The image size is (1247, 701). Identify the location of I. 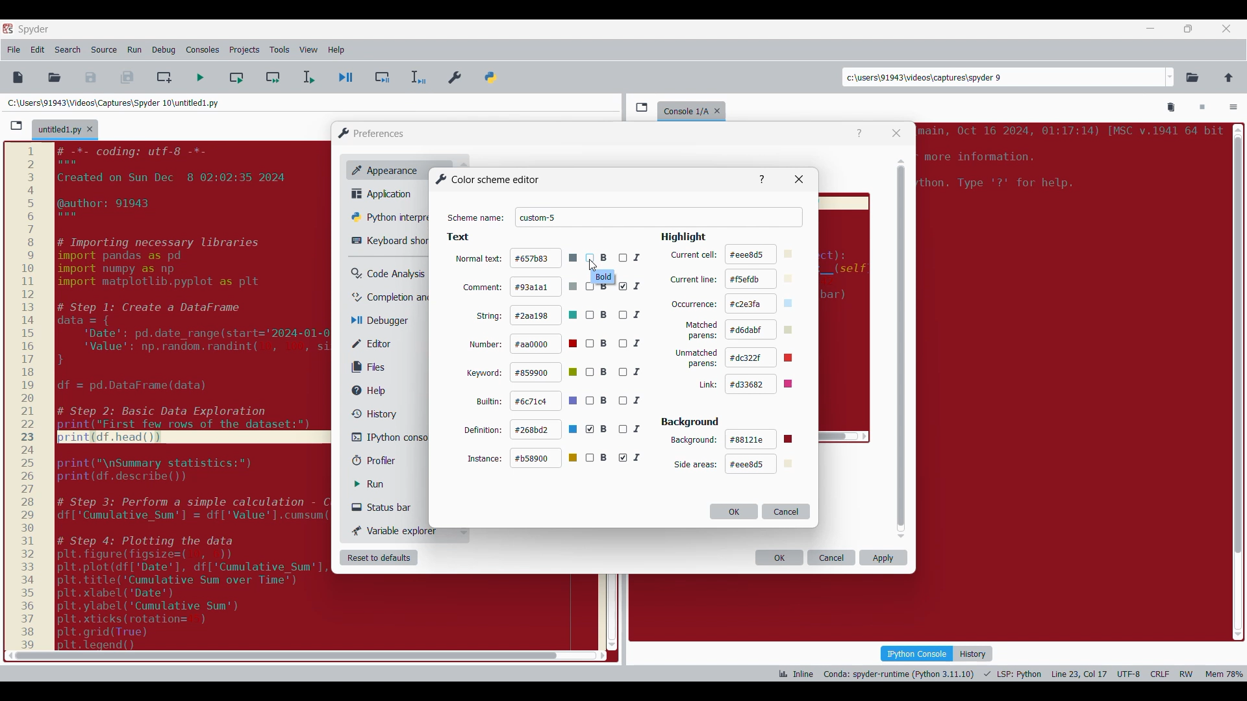
(633, 401).